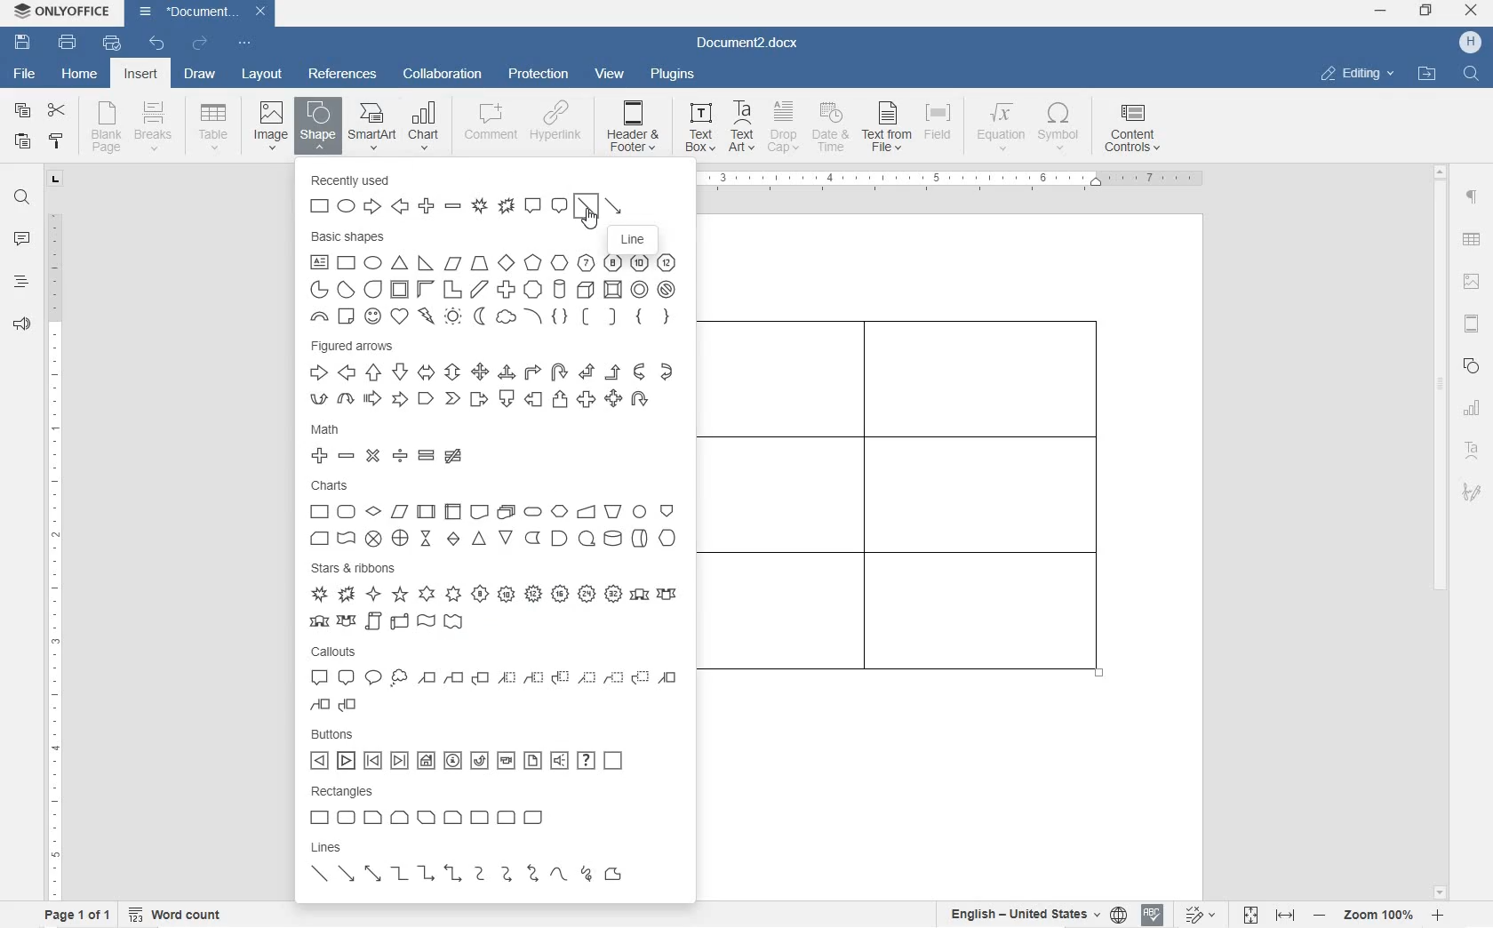  I want to click on COMMENT, so click(490, 127).